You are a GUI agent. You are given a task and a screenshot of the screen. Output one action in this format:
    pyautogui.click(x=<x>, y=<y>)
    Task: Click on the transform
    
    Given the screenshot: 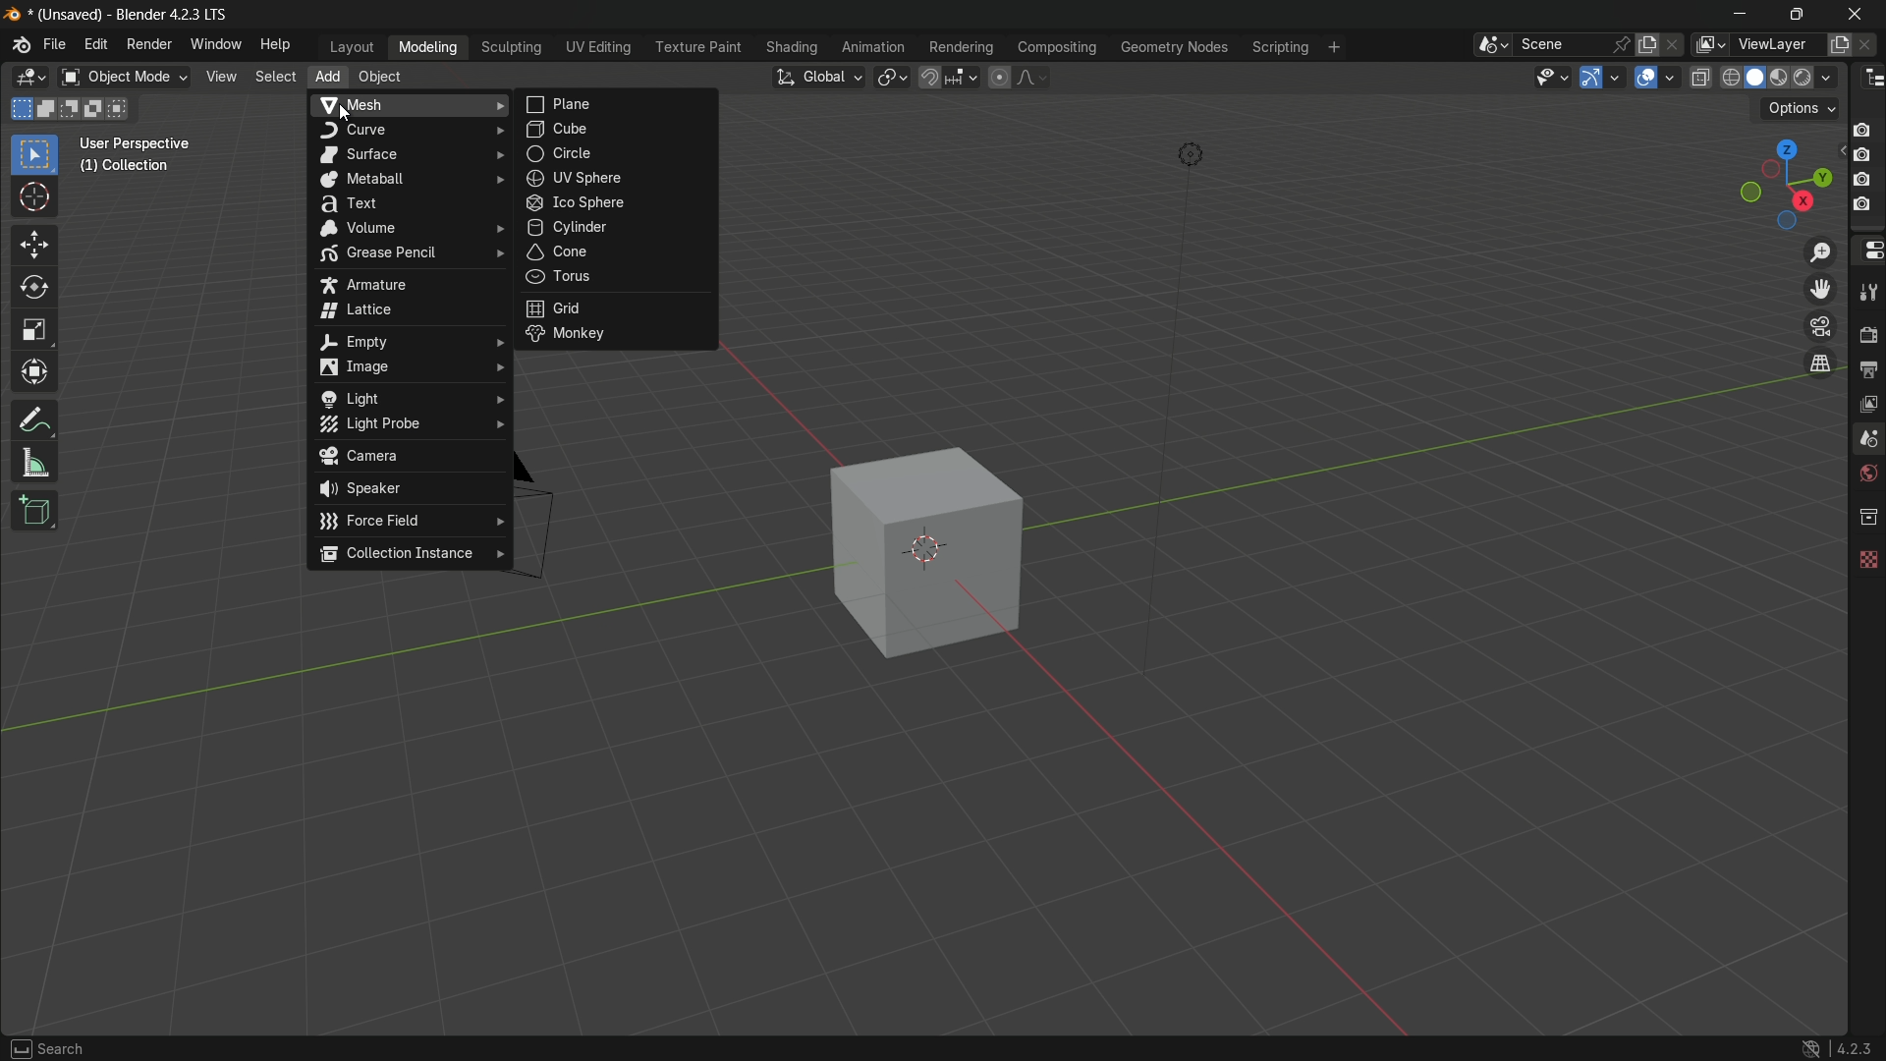 What is the action you would take?
    pyautogui.click(x=35, y=372)
    